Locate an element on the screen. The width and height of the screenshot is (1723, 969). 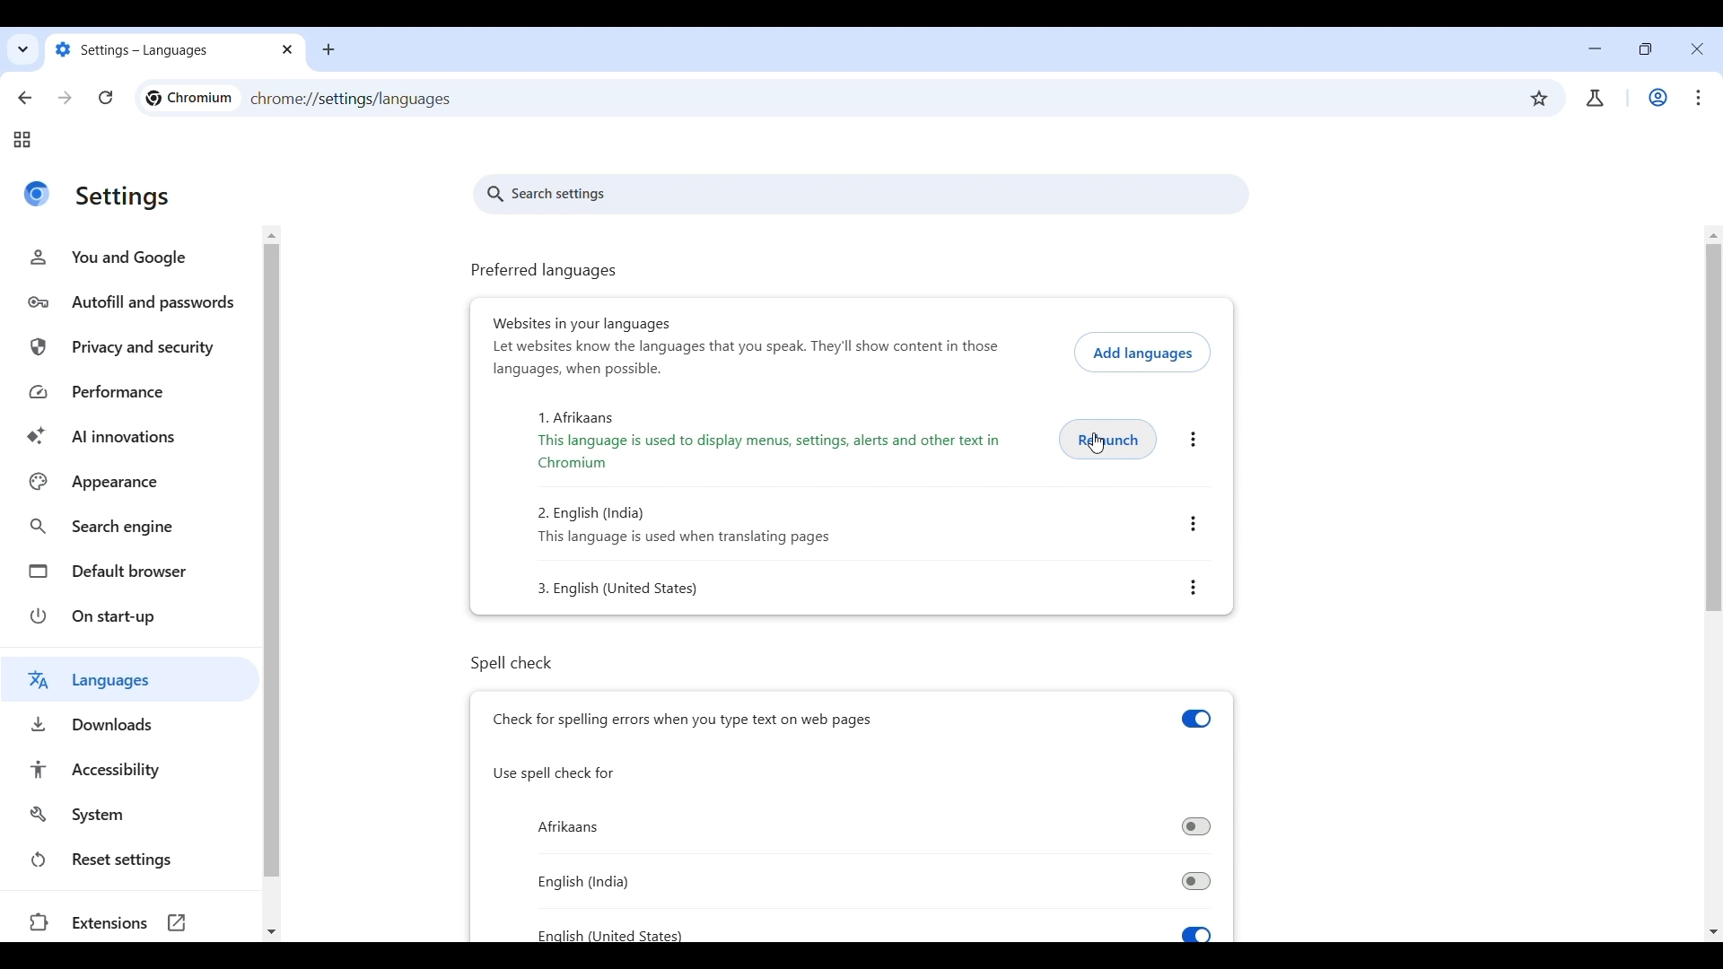
cursor is located at coordinates (1094, 447).